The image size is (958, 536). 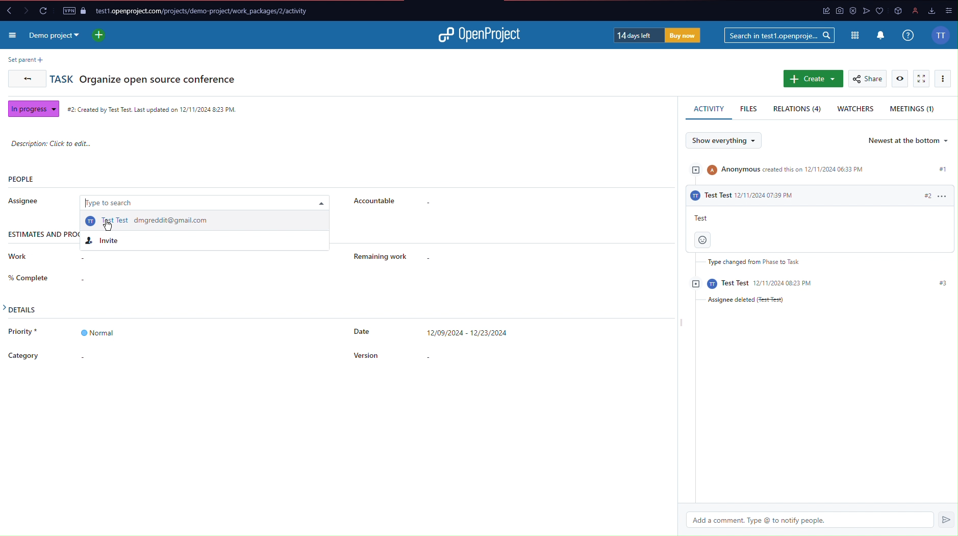 I want to click on app icon, so click(x=864, y=11).